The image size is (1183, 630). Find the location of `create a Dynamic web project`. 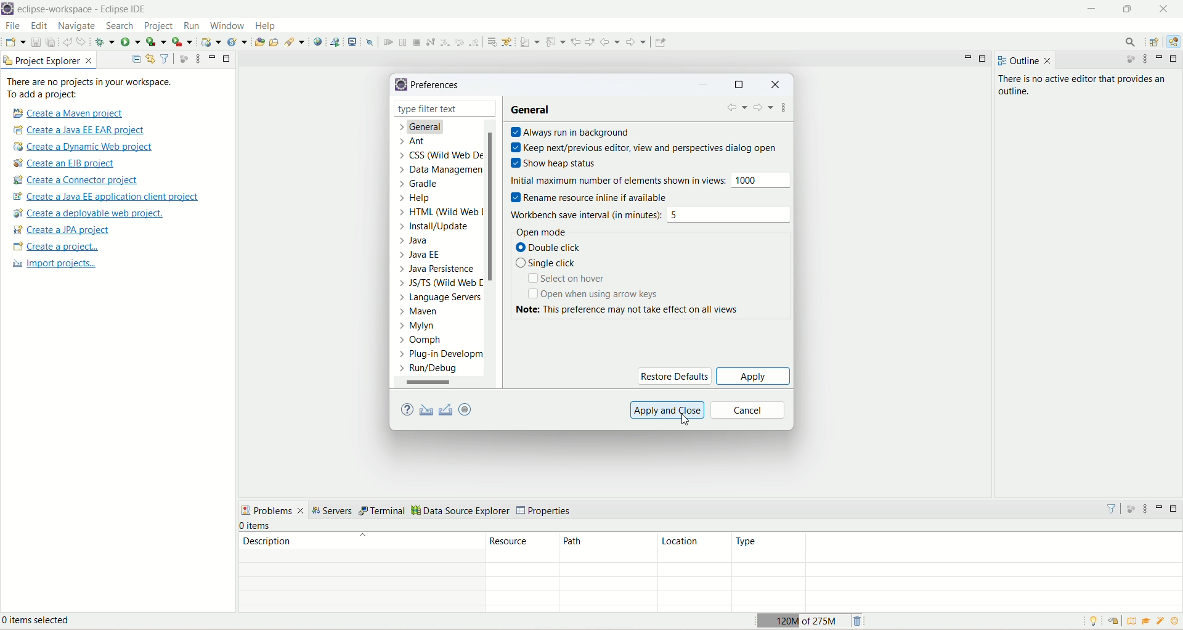

create a Dynamic web project is located at coordinates (84, 147).